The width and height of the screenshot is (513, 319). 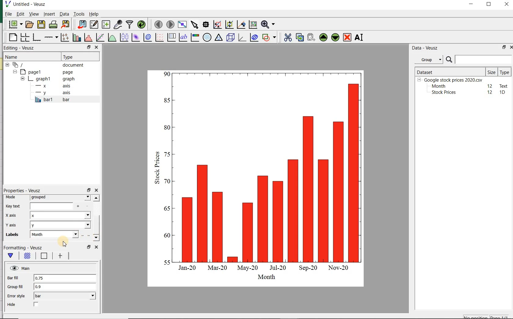 I want to click on 1D, so click(x=503, y=93).